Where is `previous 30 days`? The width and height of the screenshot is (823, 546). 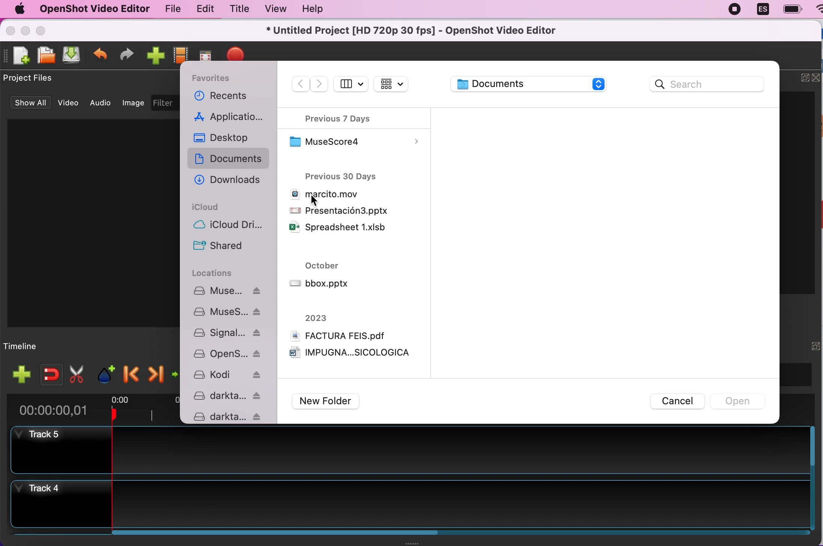
previous 30 days is located at coordinates (353, 175).